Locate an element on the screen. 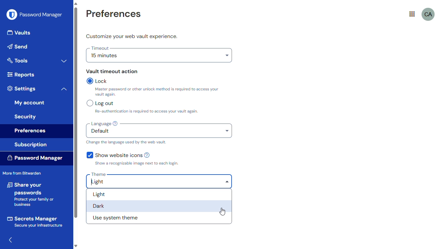 Image resolution: width=445 pixels, height=249 pixels. password manager is located at coordinates (35, 14).